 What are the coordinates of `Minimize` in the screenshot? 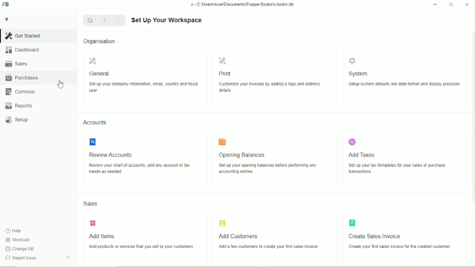 It's located at (435, 4).